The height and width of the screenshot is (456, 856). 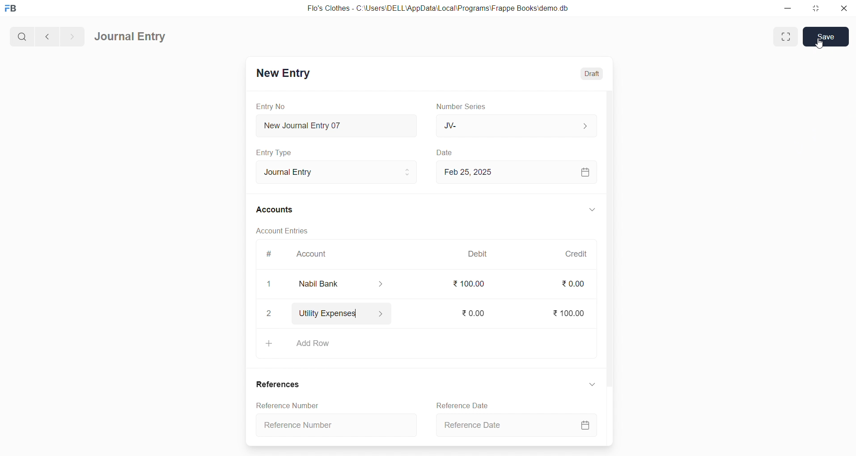 I want to click on ₹ 100.00, so click(x=469, y=284).